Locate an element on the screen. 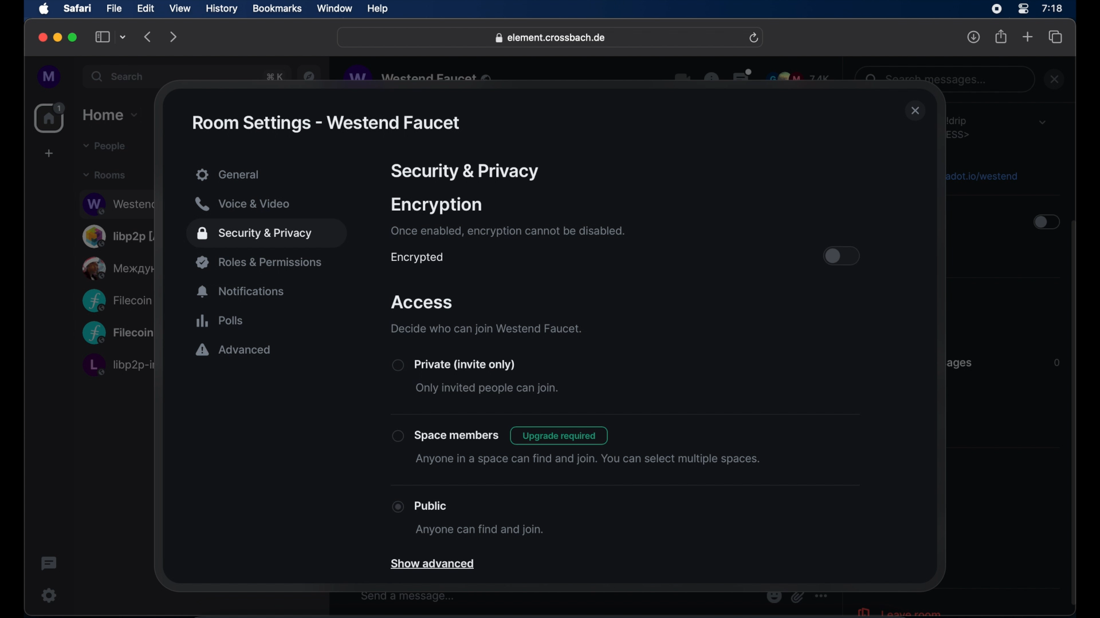  show sidebar is located at coordinates (103, 37).